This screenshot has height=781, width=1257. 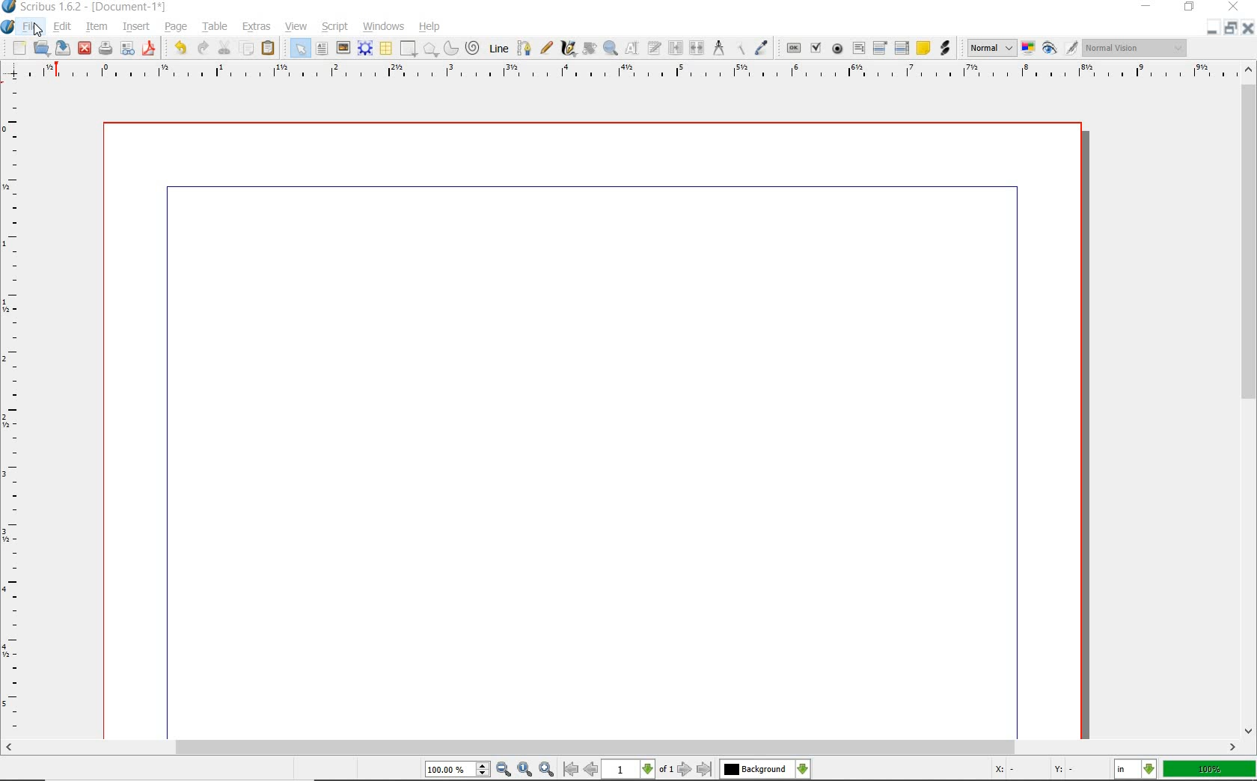 I want to click on restore, so click(x=1232, y=30).